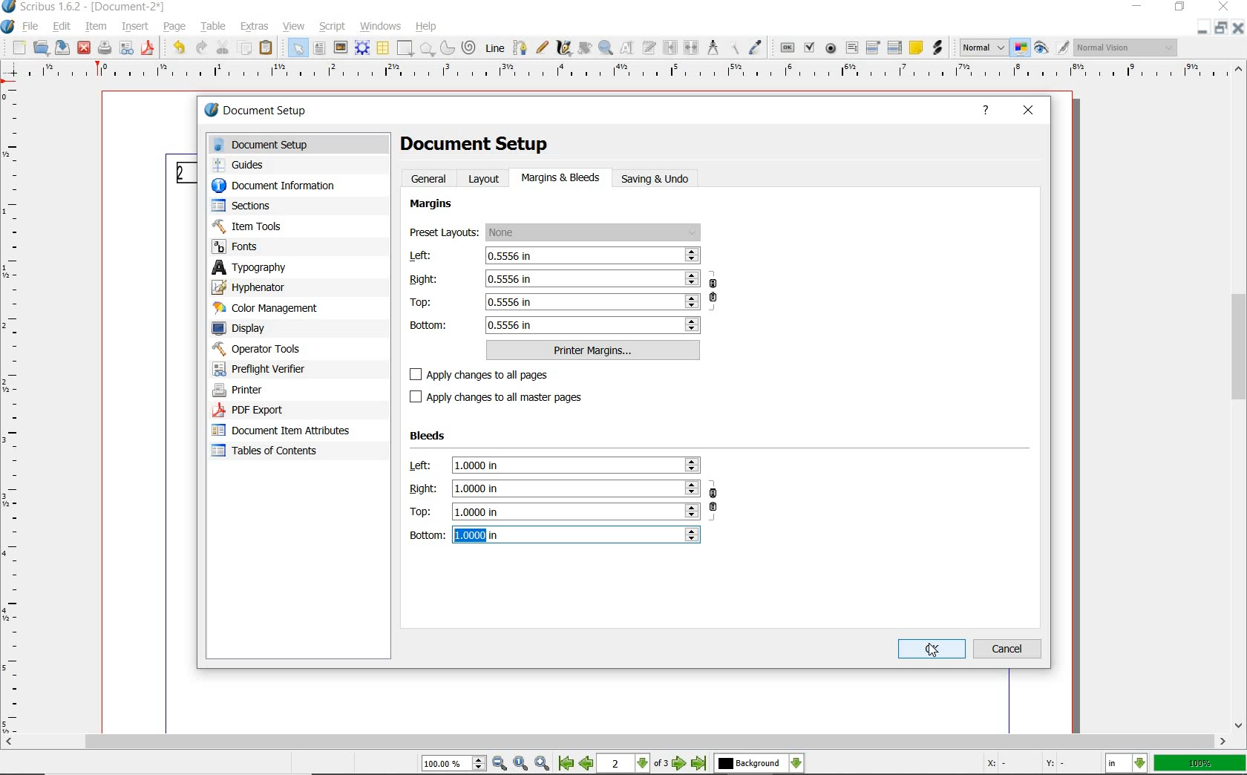 The height and width of the screenshot is (775, 1247). Describe the element at coordinates (427, 27) in the screenshot. I see `help` at that location.